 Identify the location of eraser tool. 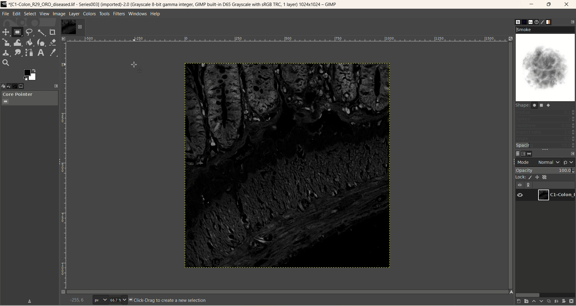
(53, 43).